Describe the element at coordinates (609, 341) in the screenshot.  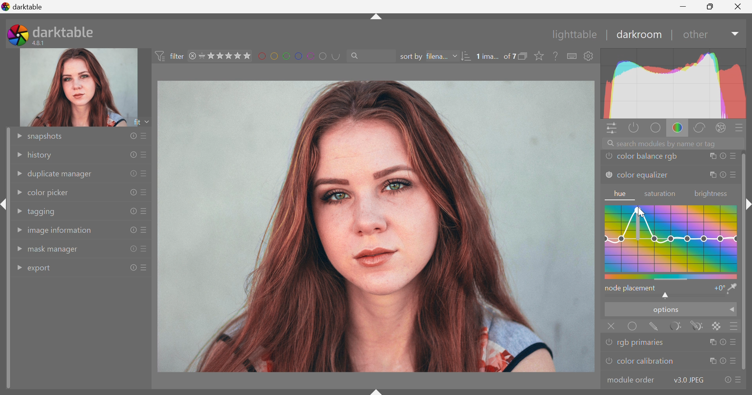
I see `'rgb primaries' is switched off` at that location.